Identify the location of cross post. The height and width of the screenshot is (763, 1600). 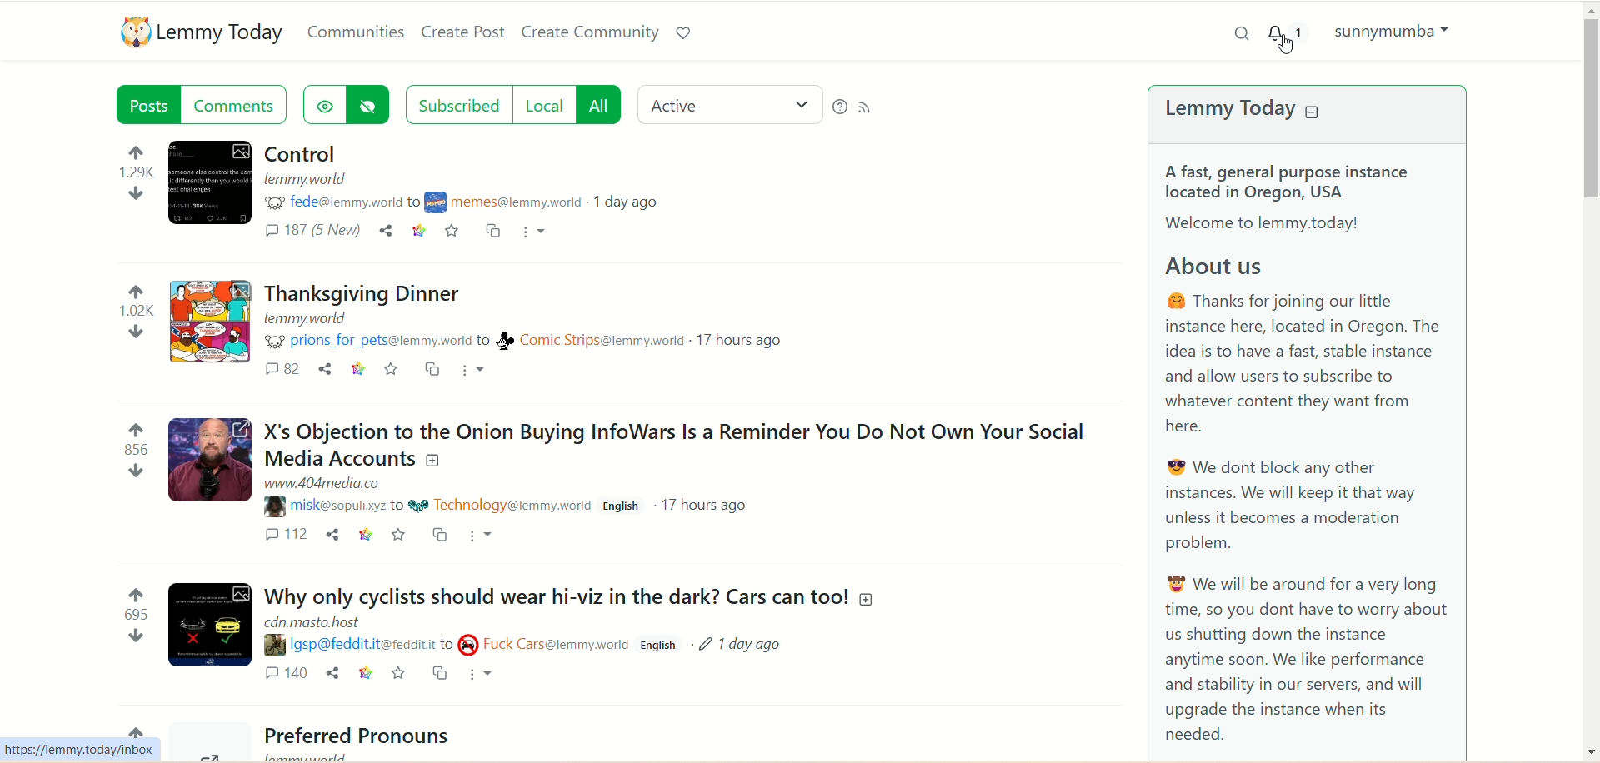
(443, 677).